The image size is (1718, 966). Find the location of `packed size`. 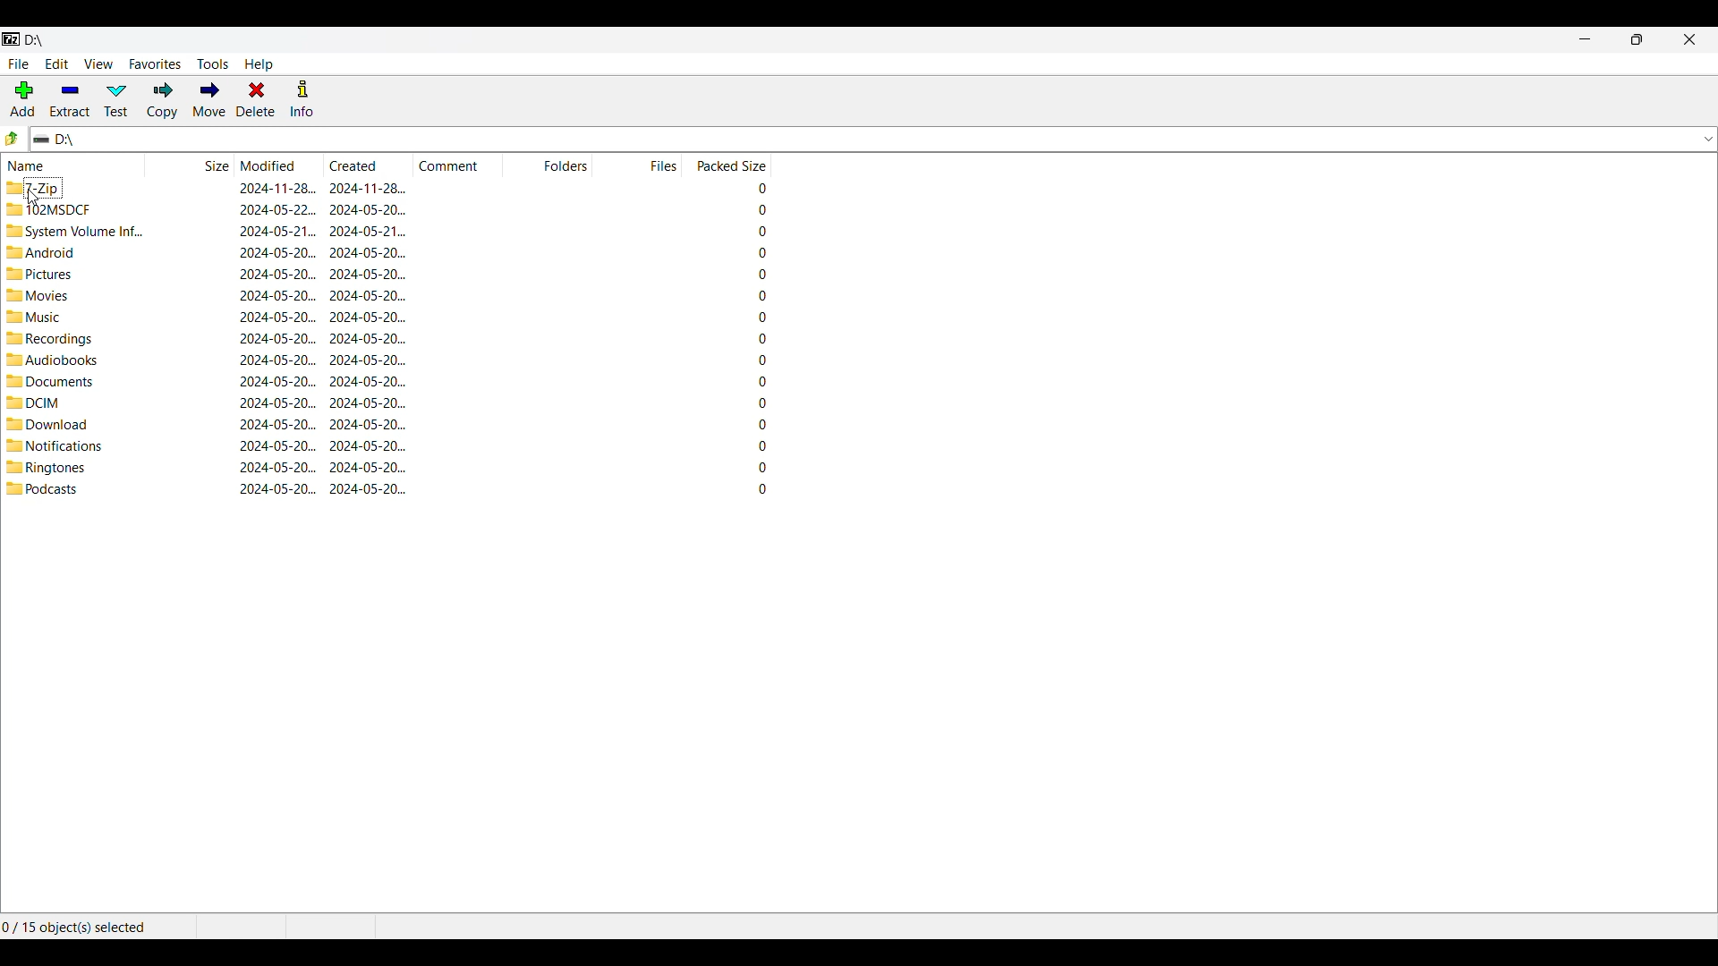

packed size is located at coordinates (757, 466).